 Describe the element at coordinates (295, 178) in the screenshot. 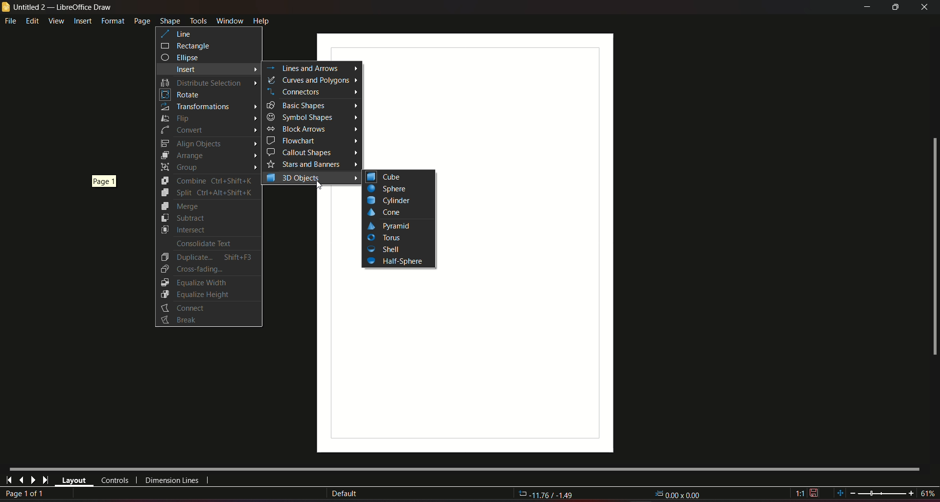

I see `3D objects` at that location.